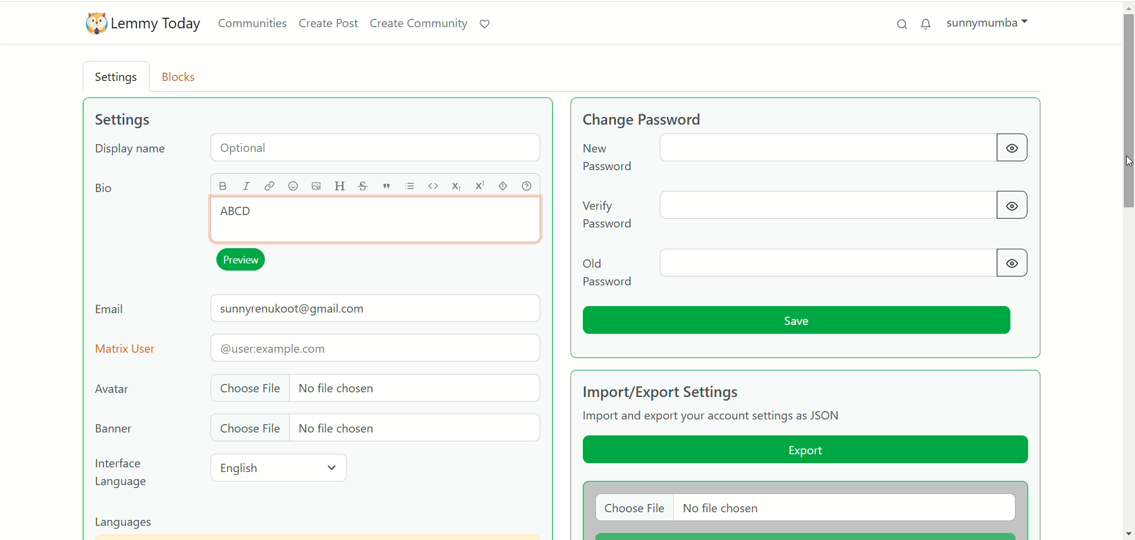 Image resolution: width=1135 pixels, height=540 pixels. What do you see at coordinates (130, 523) in the screenshot?
I see `languages` at bounding box center [130, 523].